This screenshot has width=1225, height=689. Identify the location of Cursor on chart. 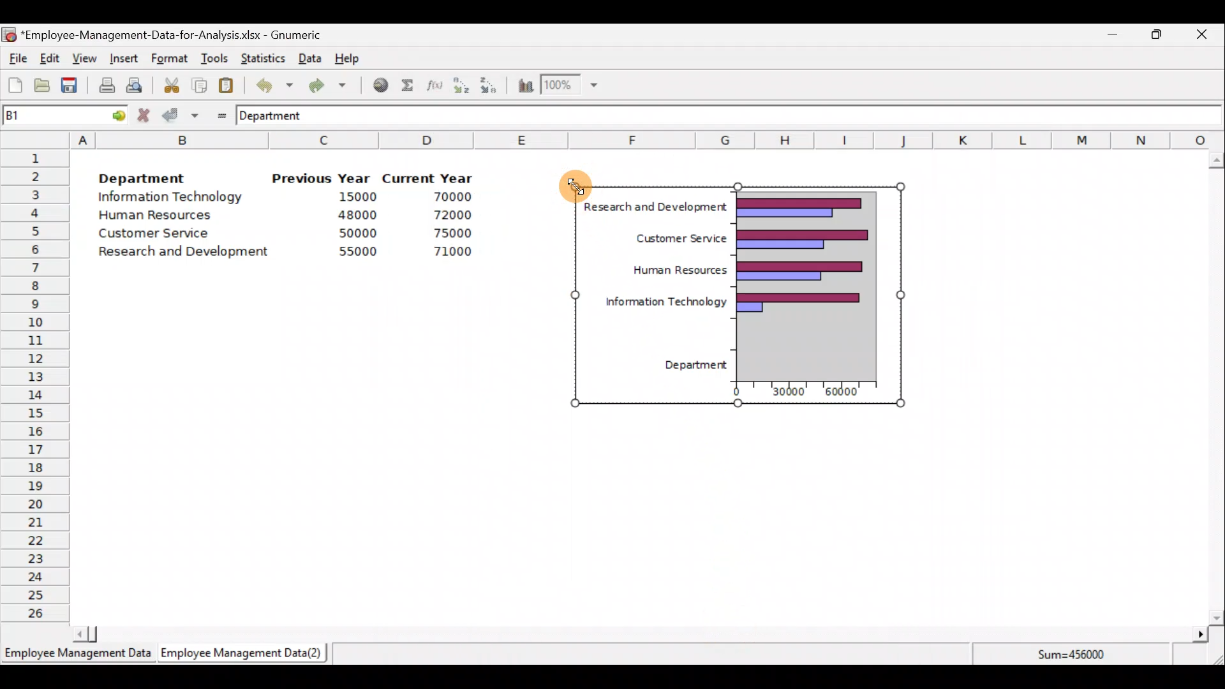
(567, 185).